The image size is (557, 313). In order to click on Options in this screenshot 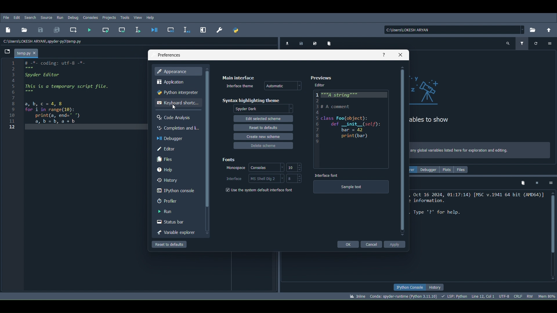, I will do `click(550, 183)`.